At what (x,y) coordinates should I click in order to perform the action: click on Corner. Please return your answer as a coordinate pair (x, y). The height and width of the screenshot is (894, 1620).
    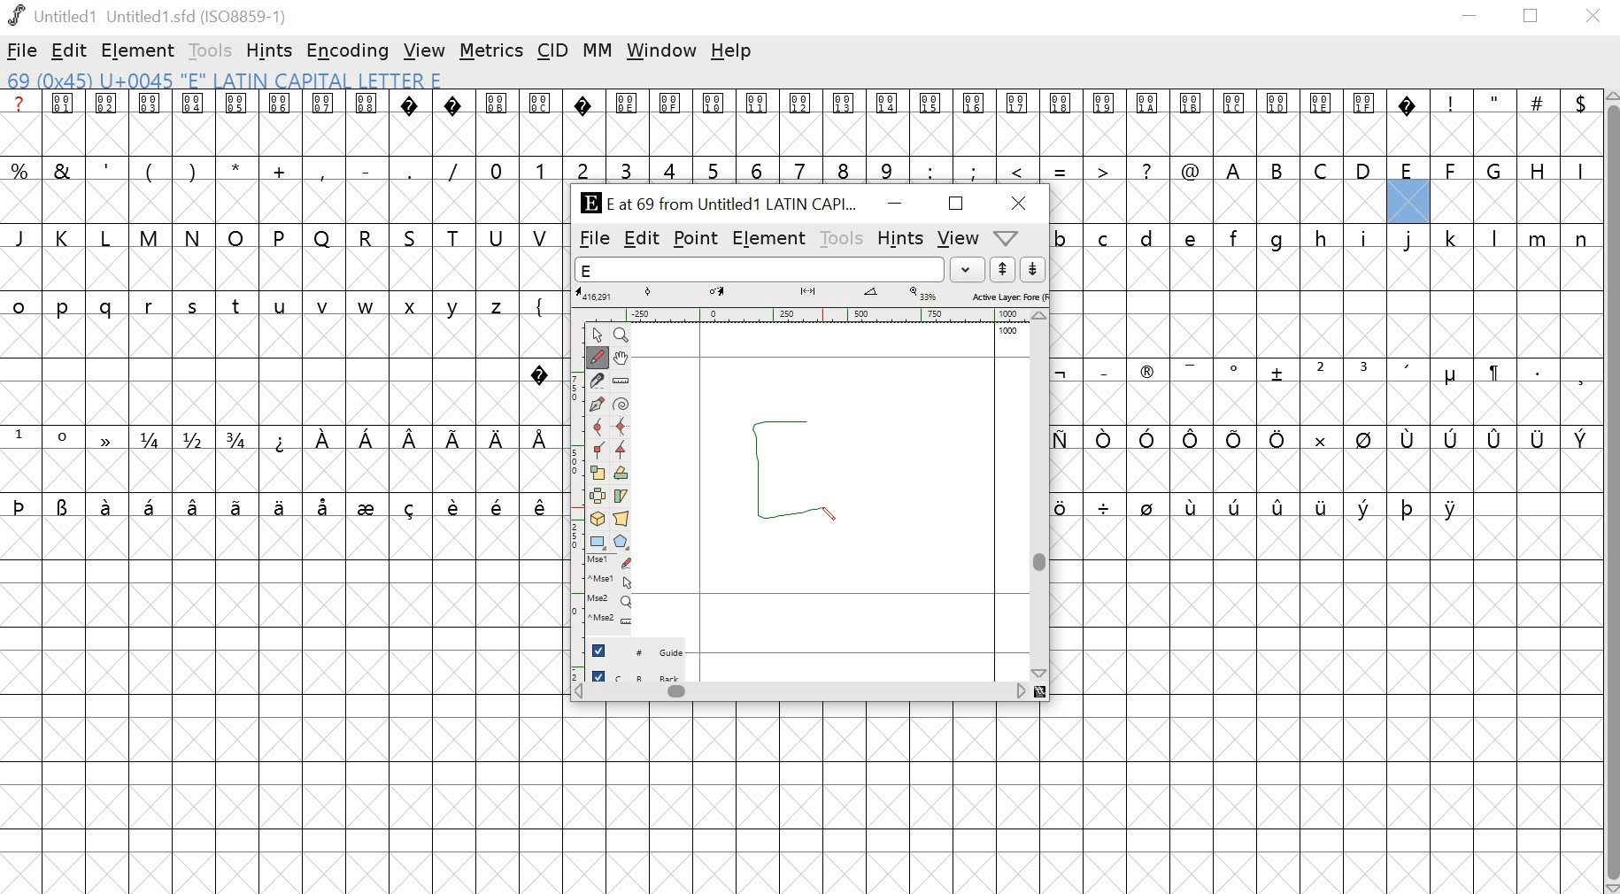
    Looking at the image, I should click on (598, 451).